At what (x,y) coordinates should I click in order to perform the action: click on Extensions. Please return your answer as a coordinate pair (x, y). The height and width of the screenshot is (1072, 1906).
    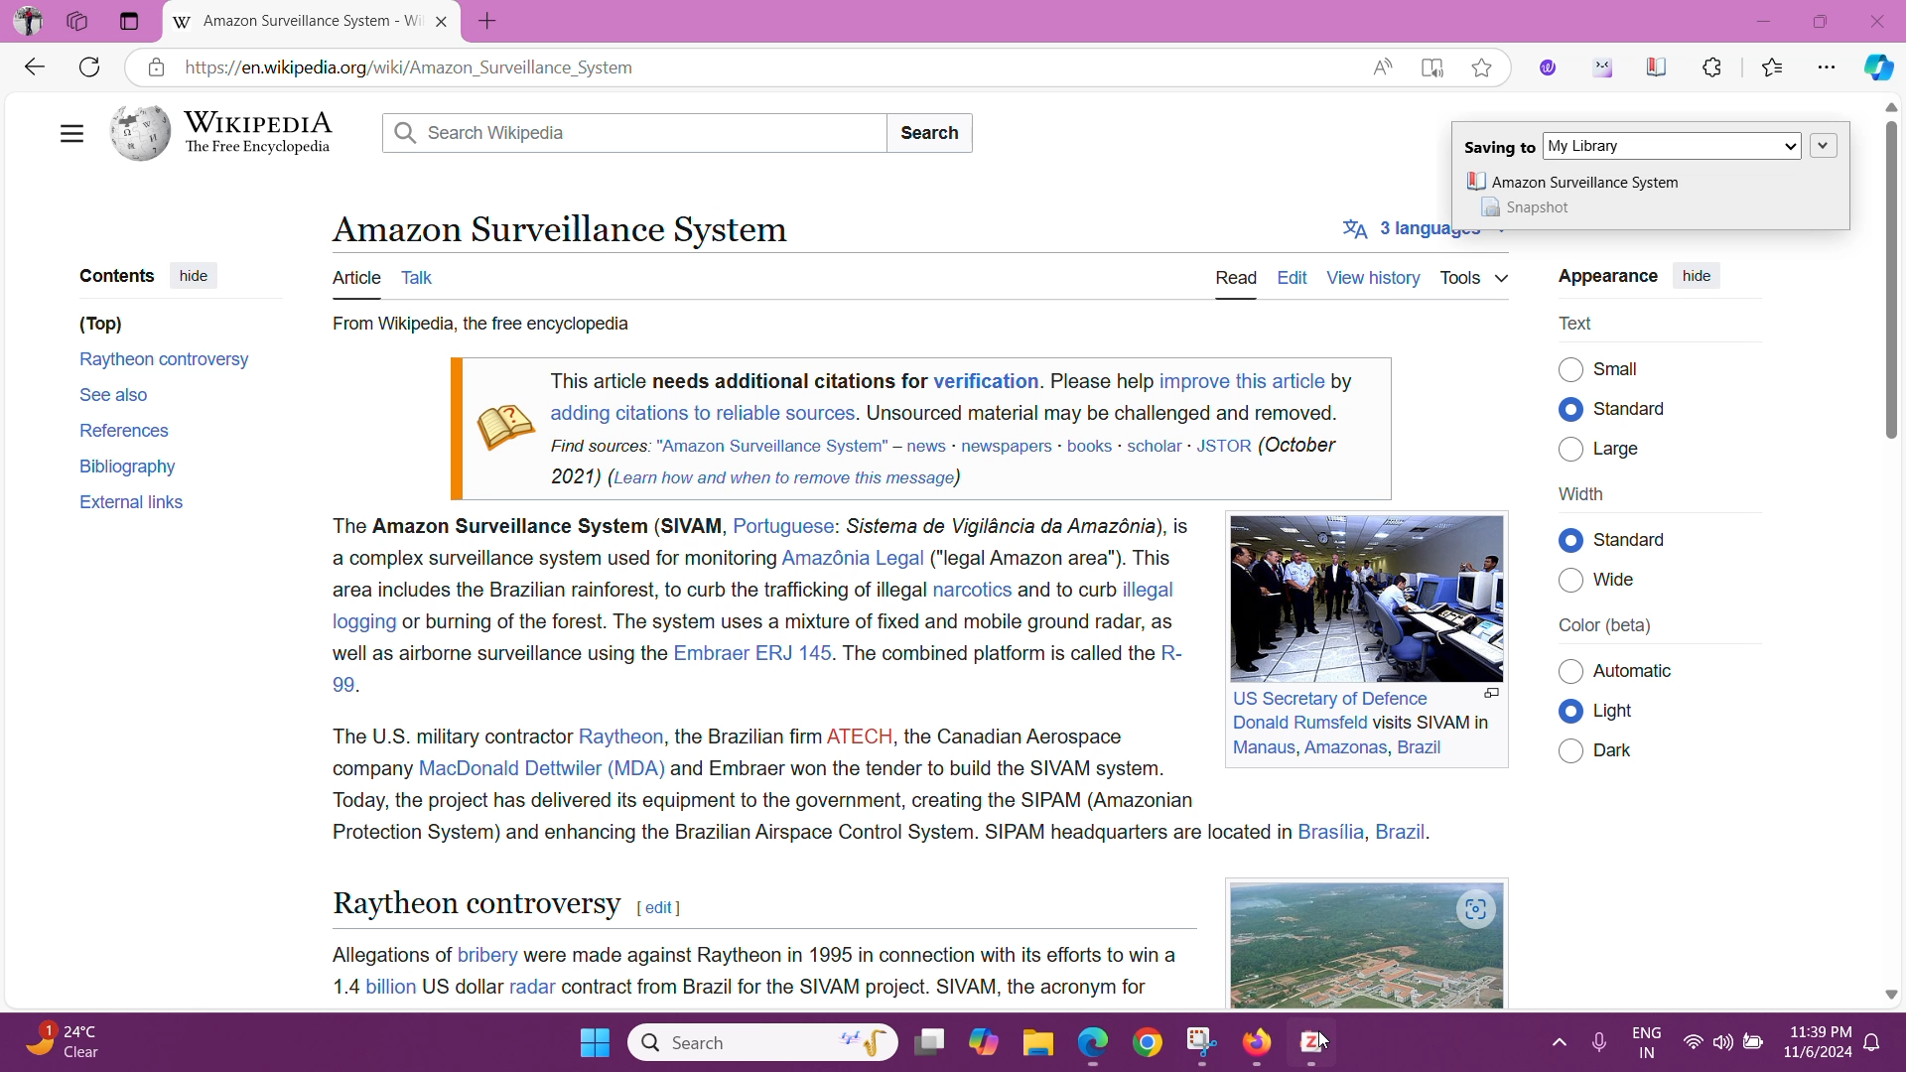
    Looking at the image, I should click on (1712, 66).